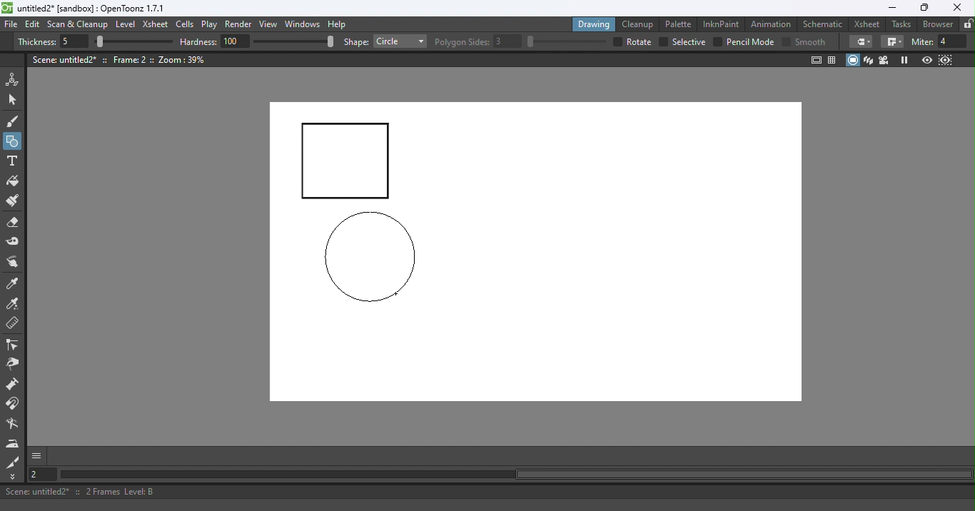  I want to click on checkbox, so click(616, 41).